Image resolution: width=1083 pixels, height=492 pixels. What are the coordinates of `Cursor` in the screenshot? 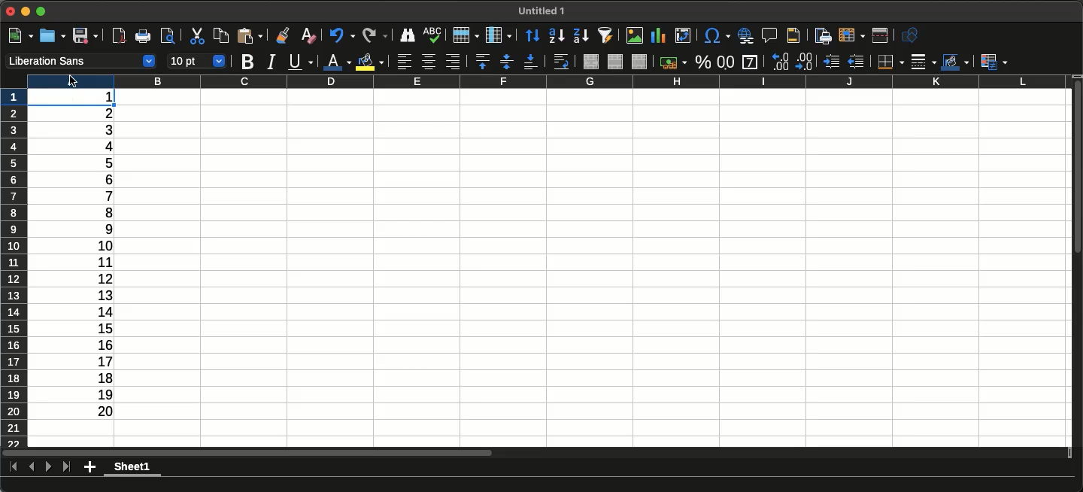 It's located at (72, 80).